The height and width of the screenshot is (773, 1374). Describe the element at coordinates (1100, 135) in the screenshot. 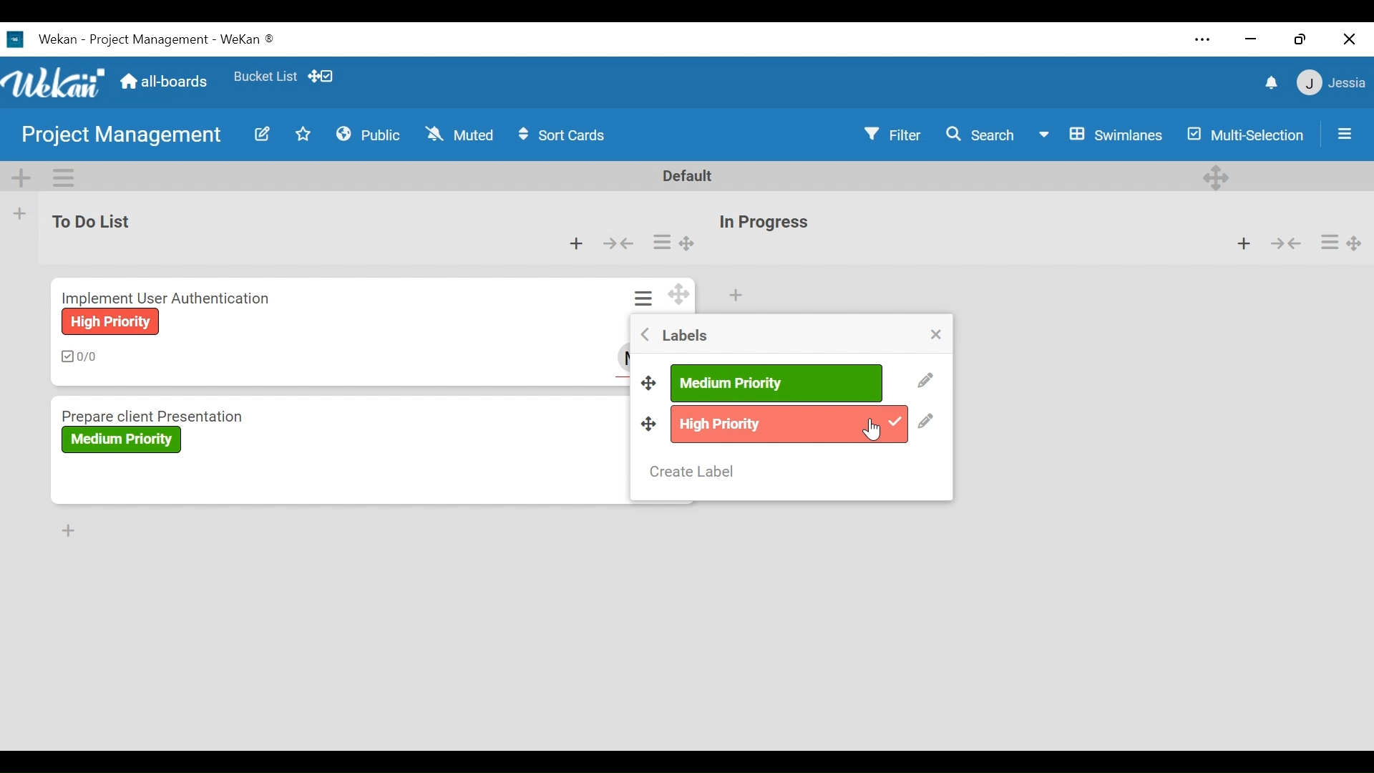

I see `Board View` at that location.